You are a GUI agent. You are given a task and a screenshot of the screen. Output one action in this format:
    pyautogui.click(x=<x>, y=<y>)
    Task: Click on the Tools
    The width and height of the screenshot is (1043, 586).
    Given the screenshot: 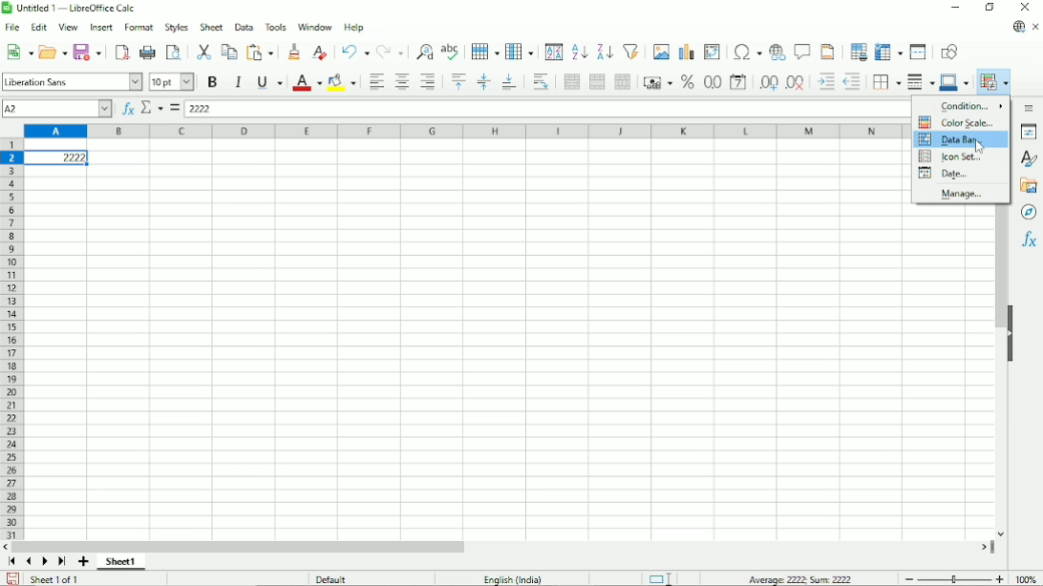 What is the action you would take?
    pyautogui.click(x=274, y=27)
    